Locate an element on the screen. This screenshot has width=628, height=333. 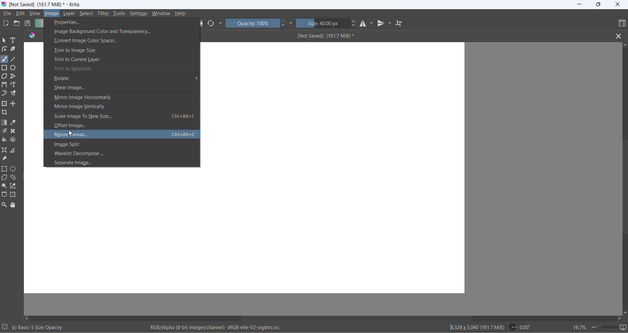
layer is located at coordinates (70, 14).